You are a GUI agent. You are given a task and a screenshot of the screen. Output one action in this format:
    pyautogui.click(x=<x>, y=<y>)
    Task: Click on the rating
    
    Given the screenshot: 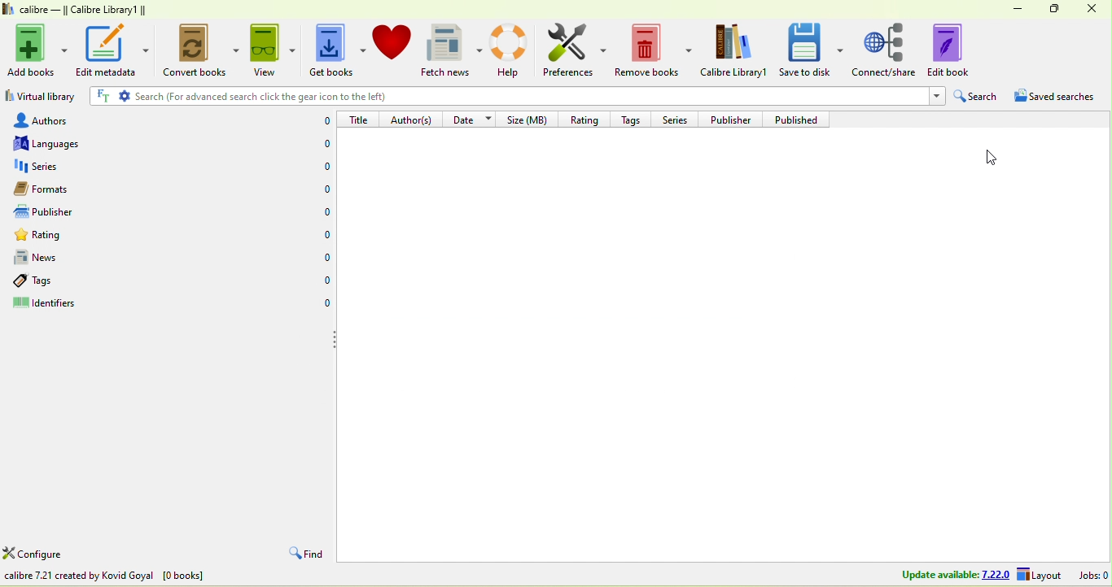 What is the action you would take?
    pyautogui.click(x=583, y=118)
    